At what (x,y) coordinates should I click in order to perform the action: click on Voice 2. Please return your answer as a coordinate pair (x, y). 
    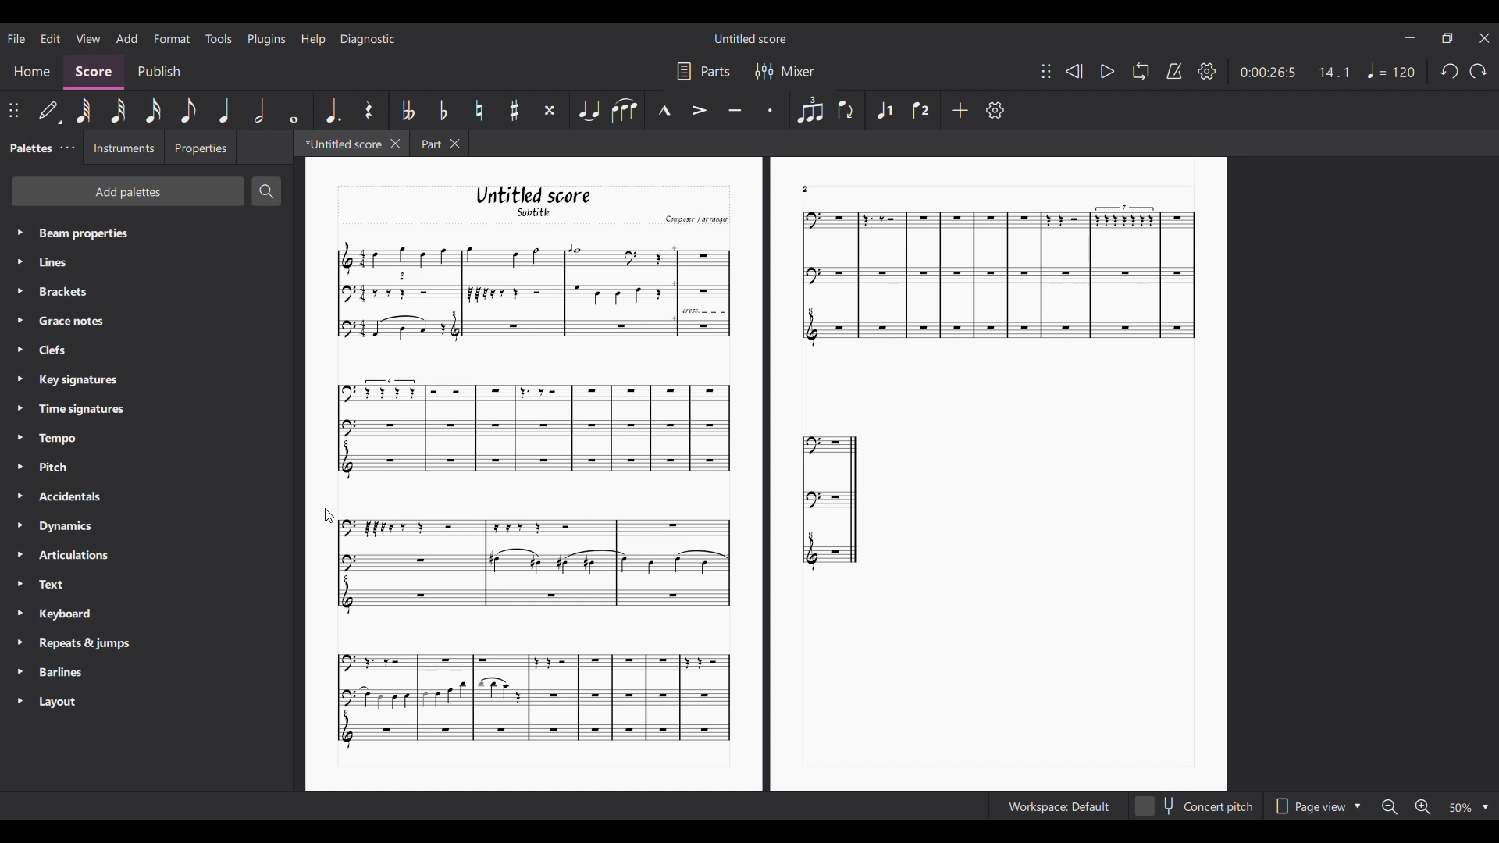
    Looking at the image, I should click on (921, 110).